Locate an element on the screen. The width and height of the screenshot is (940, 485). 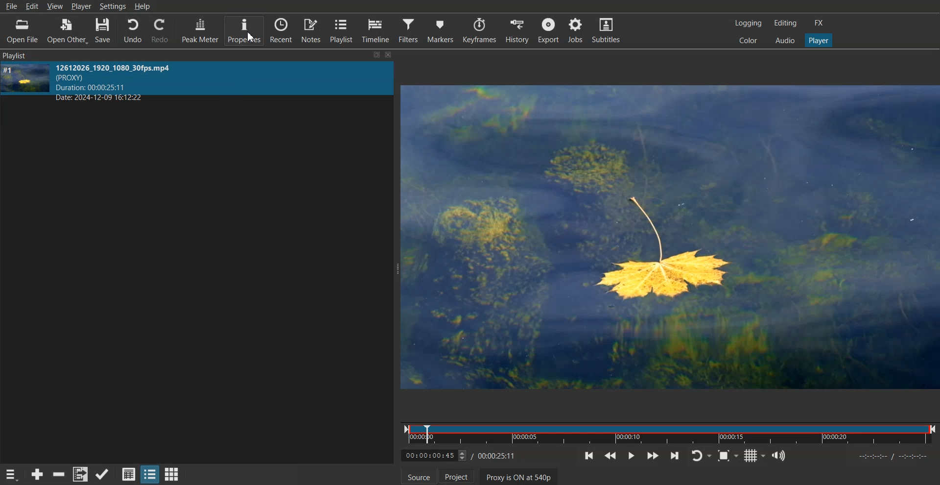
Show the volume control is located at coordinates (779, 456).